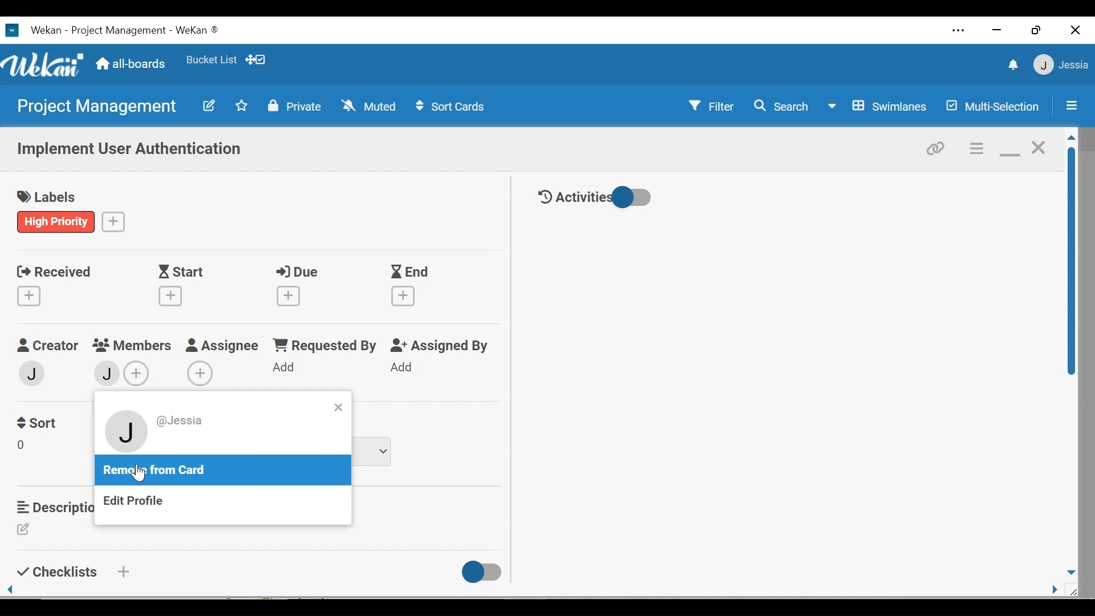  Describe the element at coordinates (1008, 148) in the screenshot. I see `minimize` at that location.